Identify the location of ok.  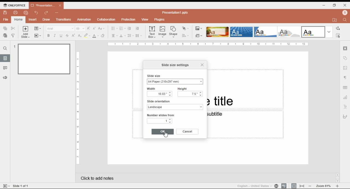
(163, 132).